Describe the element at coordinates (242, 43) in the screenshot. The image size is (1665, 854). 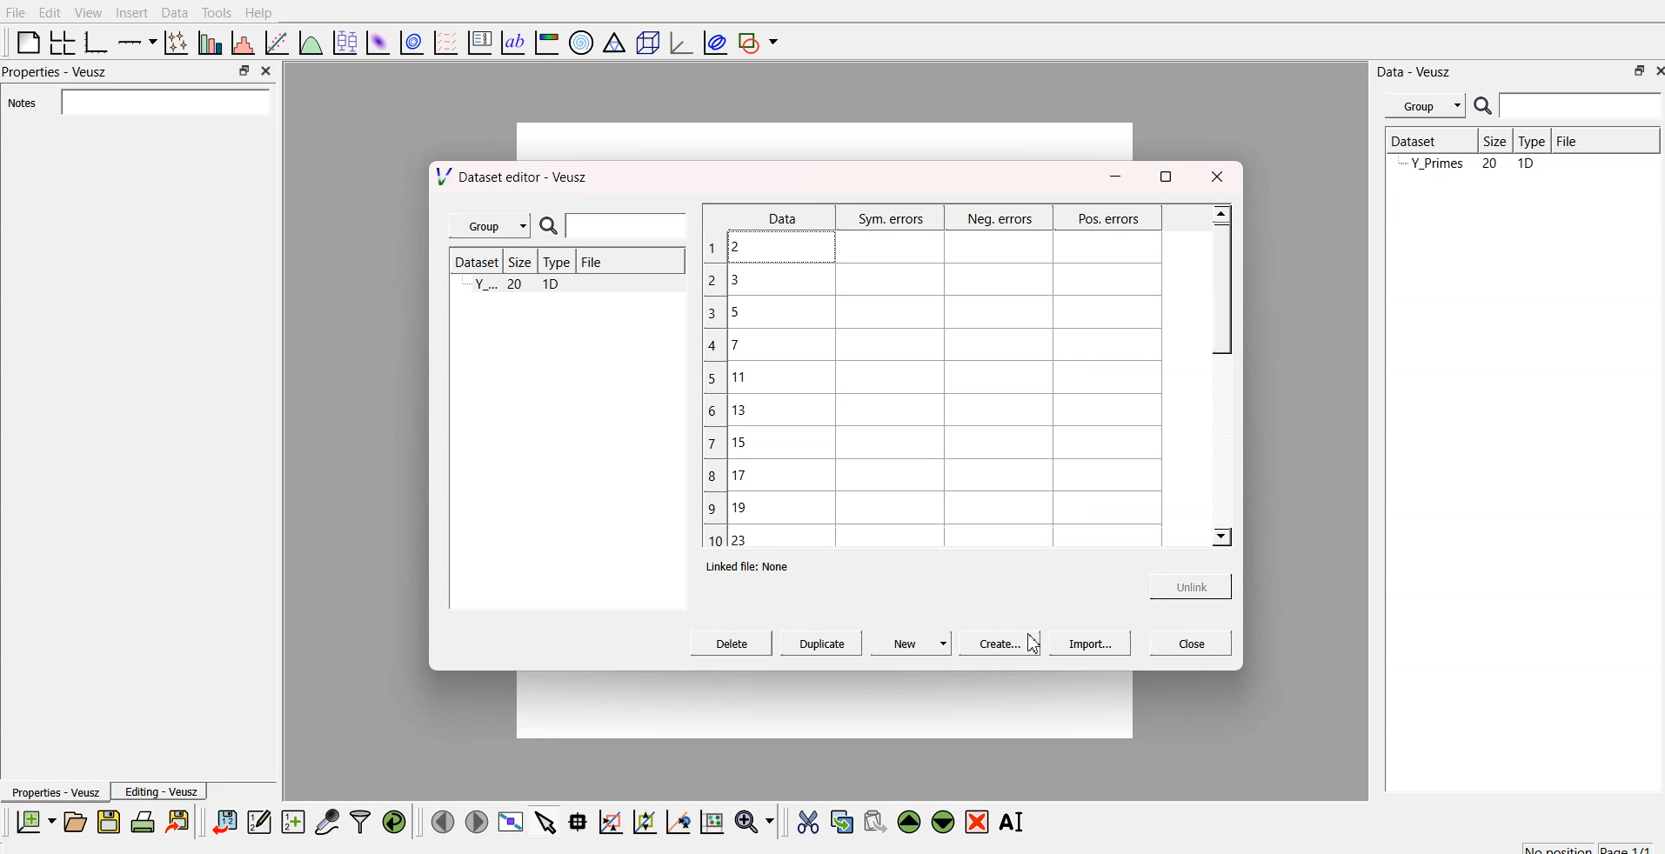
I see `histogram of dataset` at that location.